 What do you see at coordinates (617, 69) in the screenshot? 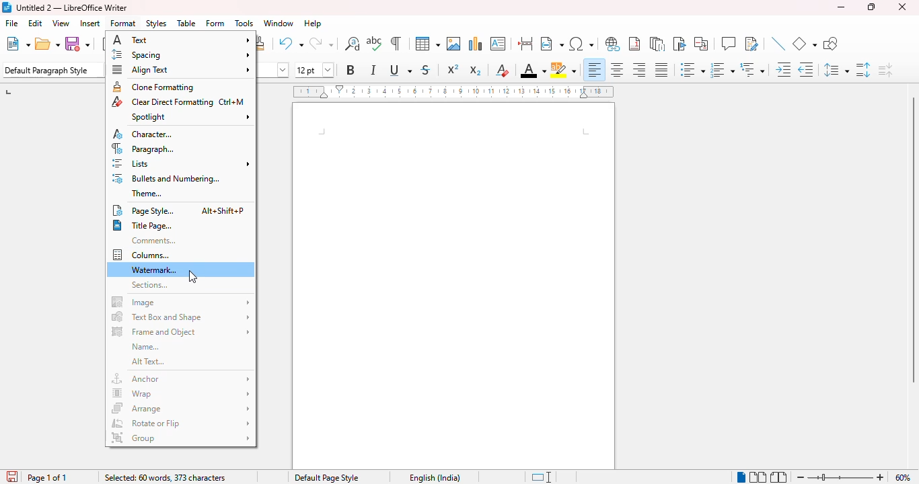
I see `align center` at bounding box center [617, 69].